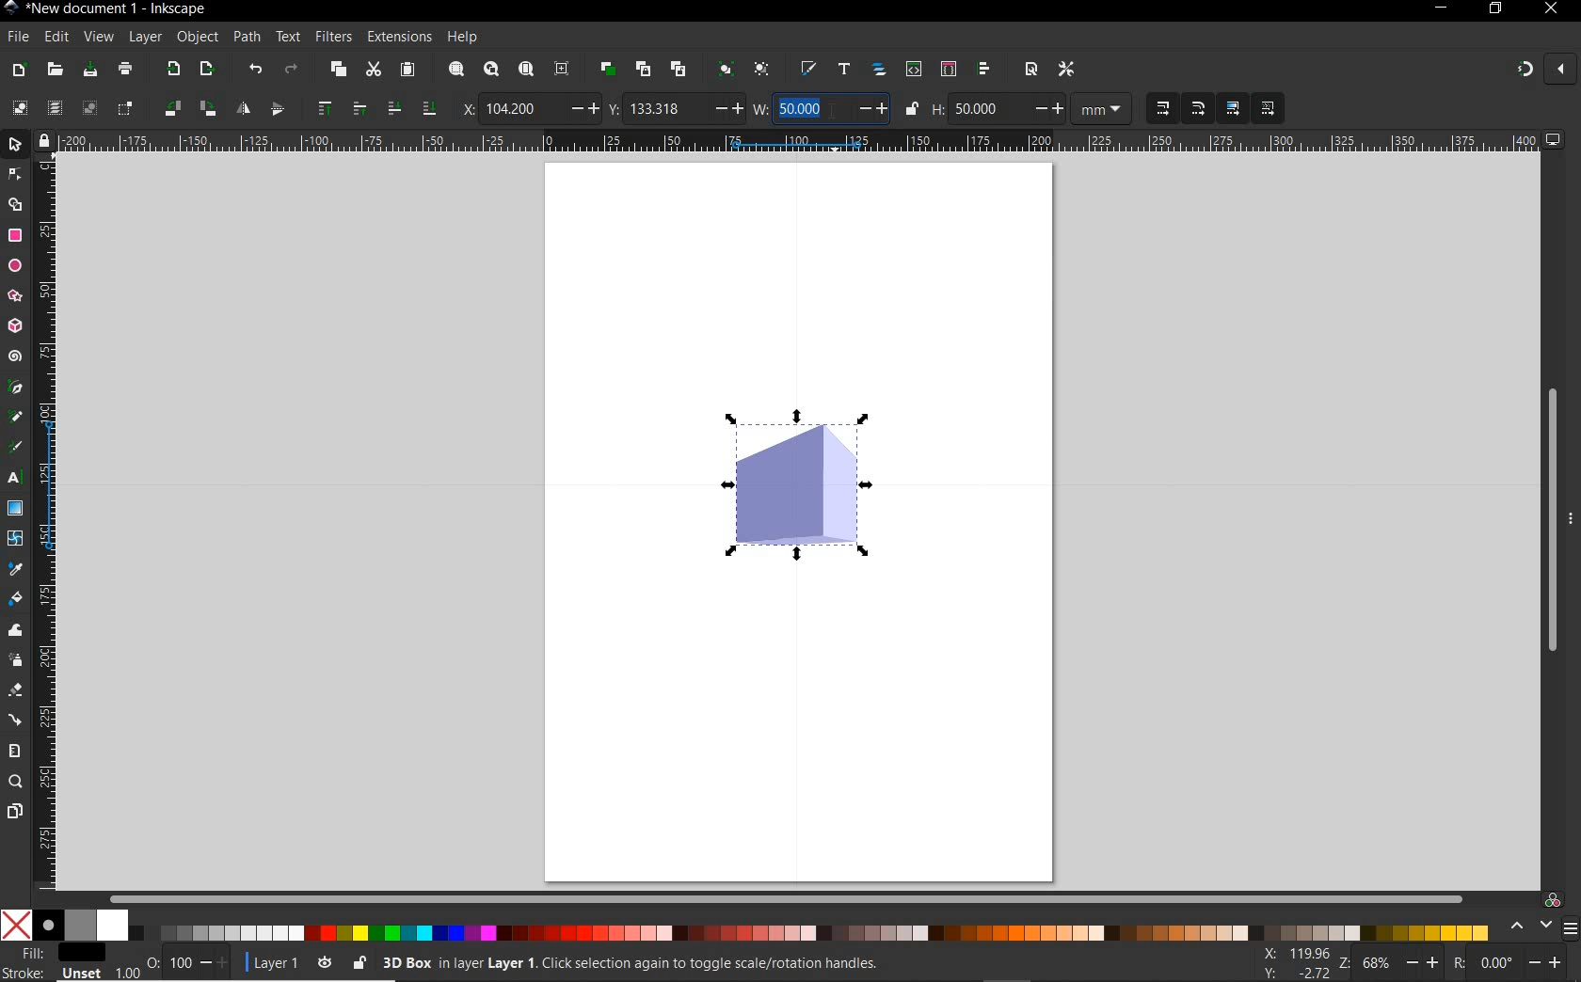 The height and width of the screenshot is (982, 1581). Describe the element at coordinates (724, 68) in the screenshot. I see `group` at that location.